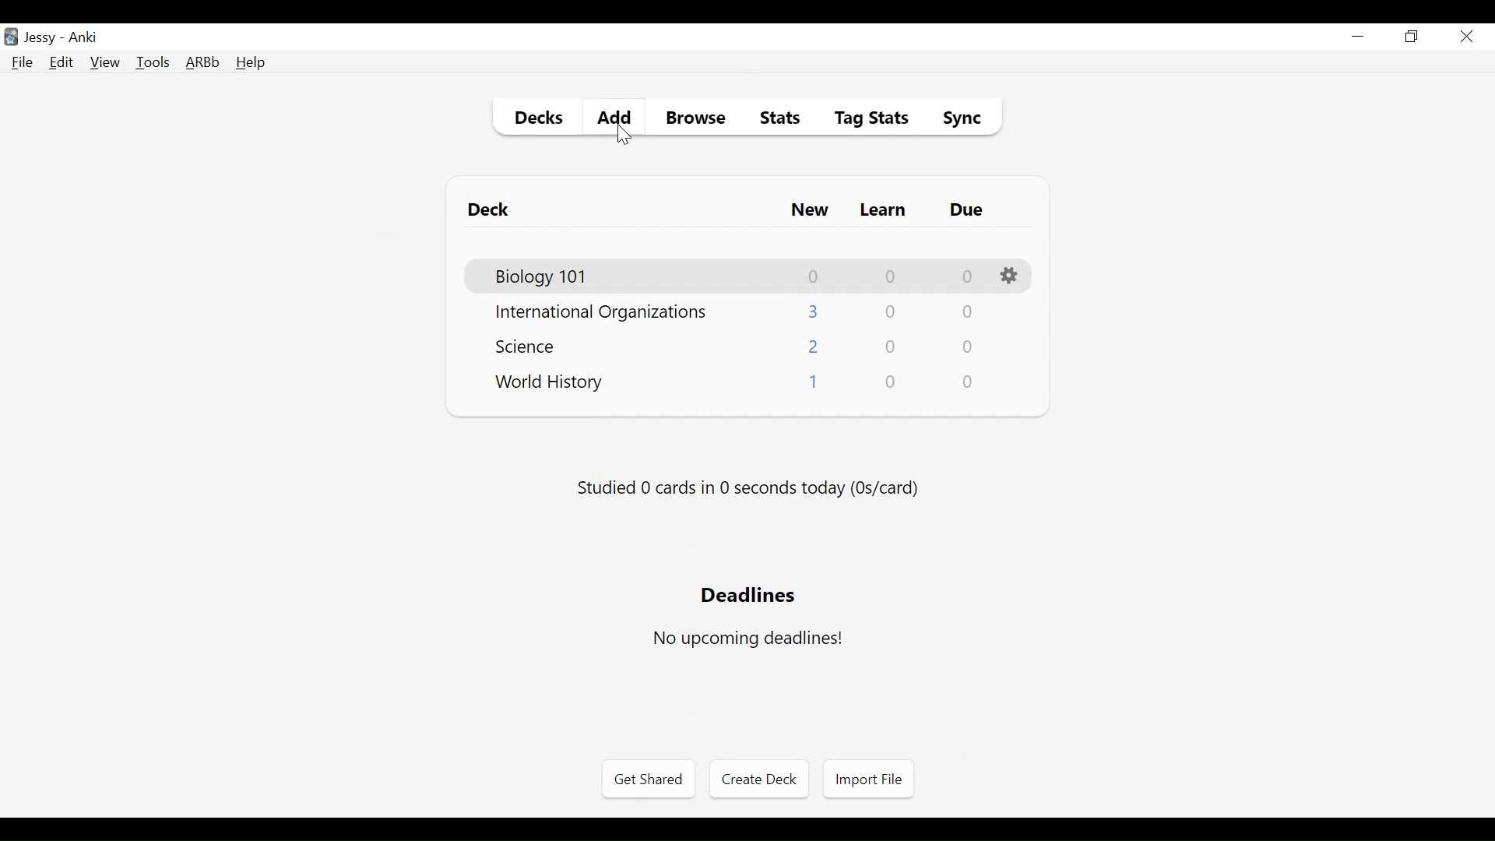 Image resolution: width=1495 pixels, height=841 pixels. What do you see at coordinates (106, 62) in the screenshot?
I see `View` at bounding box center [106, 62].